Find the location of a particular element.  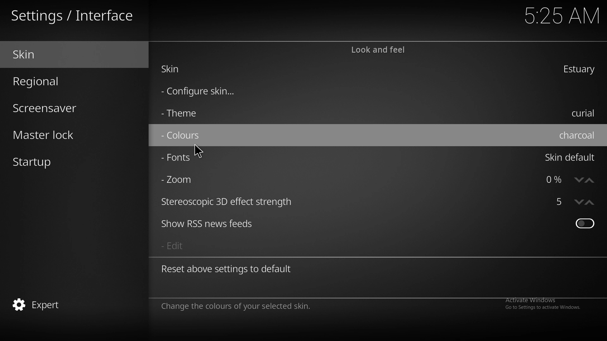

info is located at coordinates (260, 305).